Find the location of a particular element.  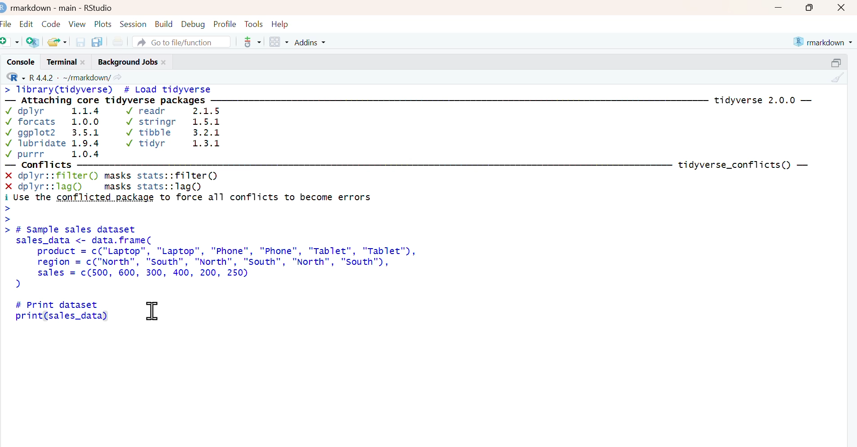

Help is located at coordinates (283, 23).